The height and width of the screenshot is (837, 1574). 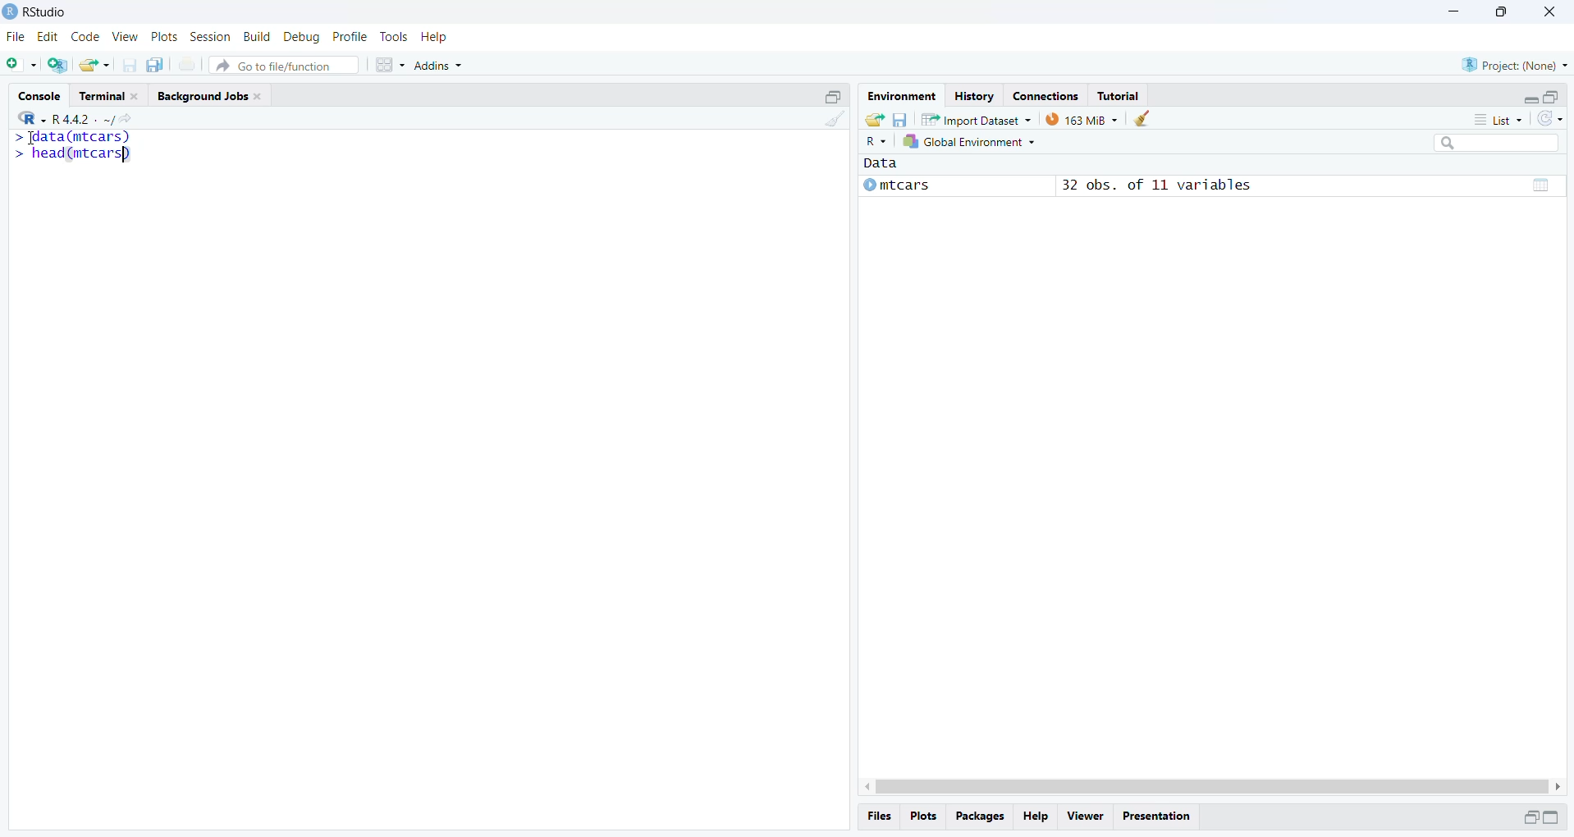 What do you see at coordinates (48, 12) in the screenshot?
I see `RStudio` at bounding box center [48, 12].